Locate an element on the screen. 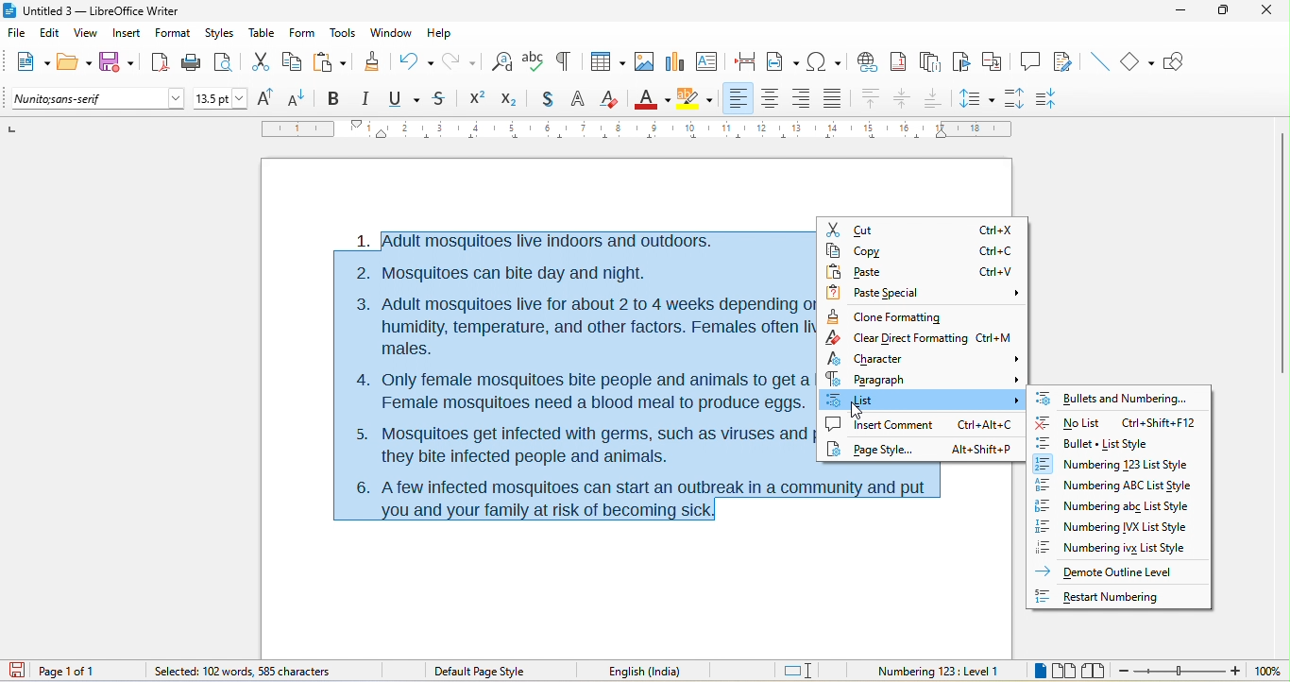 This screenshot has height=682, width=1290. justified is located at coordinates (833, 101).